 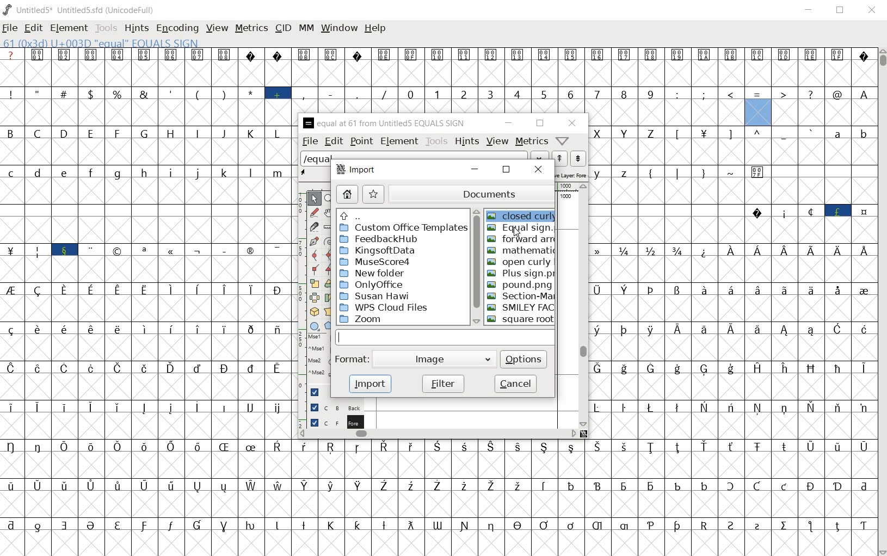 What do you see at coordinates (375, 31) in the screenshot?
I see `help` at bounding box center [375, 31].